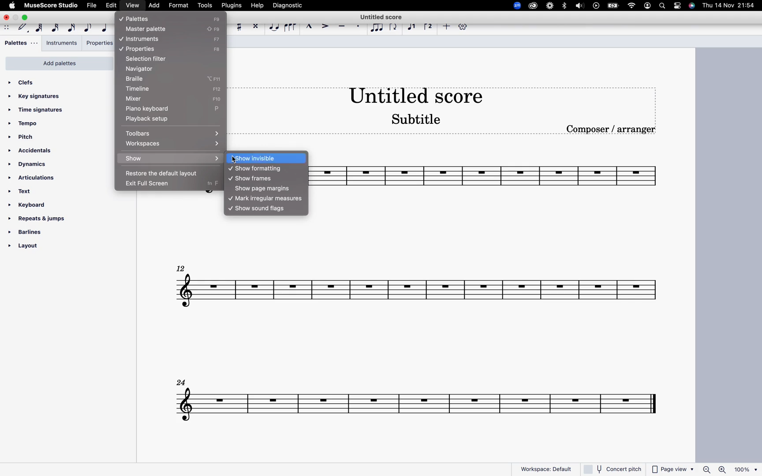 Image resolution: width=762 pixels, height=476 pixels. What do you see at coordinates (266, 198) in the screenshot?
I see `mark irregular measures` at bounding box center [266, 198].